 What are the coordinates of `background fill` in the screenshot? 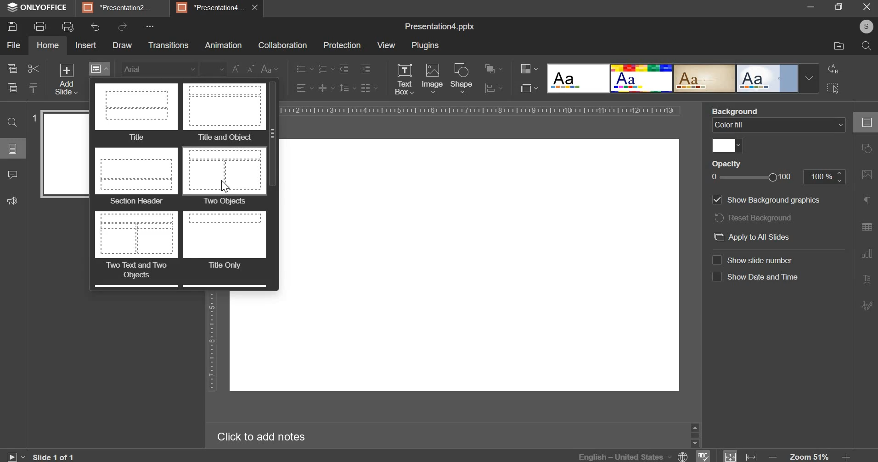 It's located at (779, 125).